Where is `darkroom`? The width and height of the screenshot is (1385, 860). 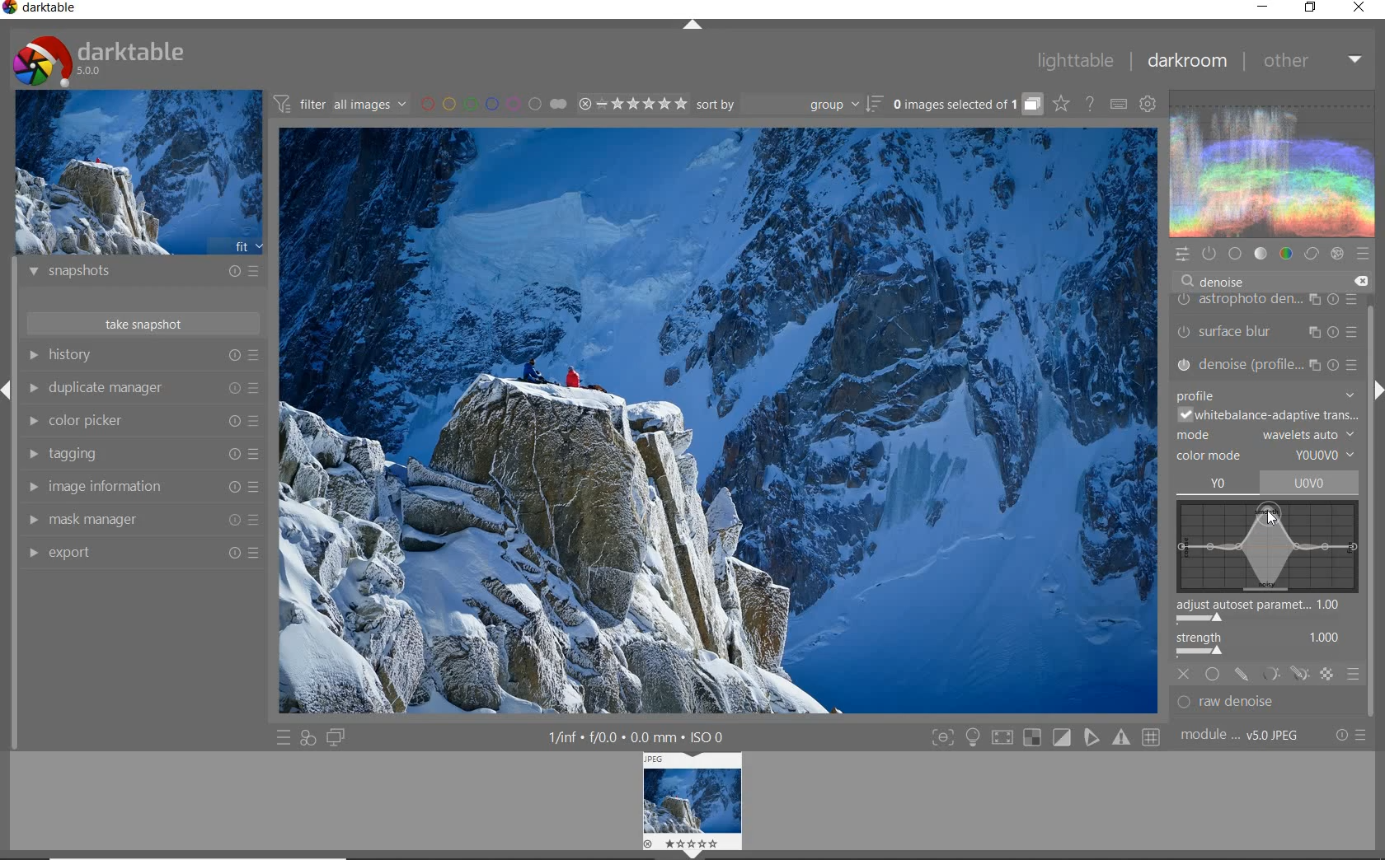 darkroom is located at coordinates (1186, 61).